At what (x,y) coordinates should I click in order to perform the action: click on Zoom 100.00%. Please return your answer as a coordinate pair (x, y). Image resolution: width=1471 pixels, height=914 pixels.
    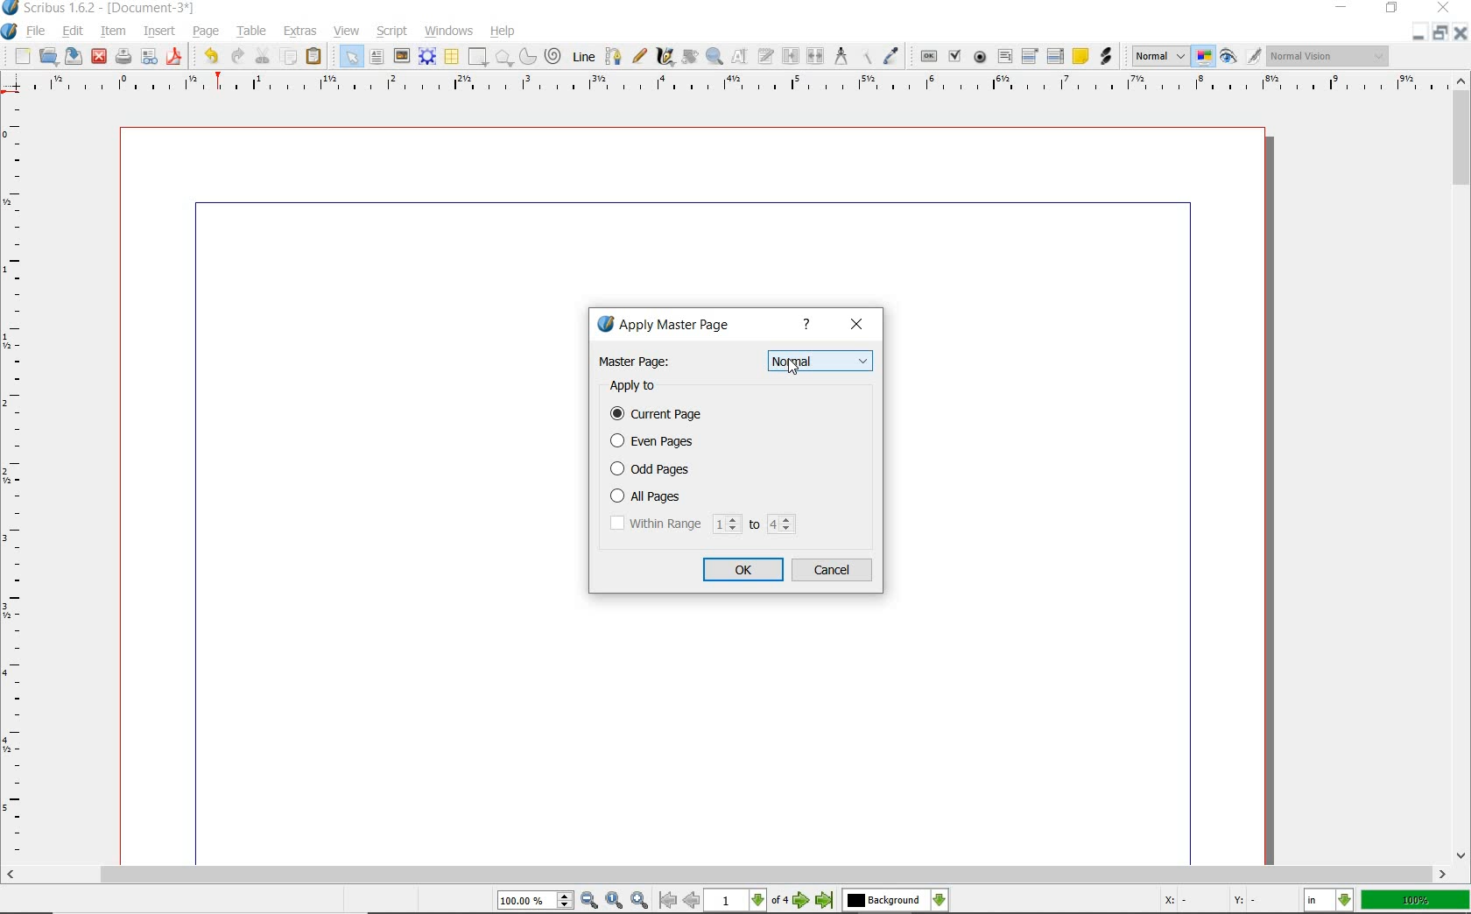
    Looking at the image, I should click on (535, 900).